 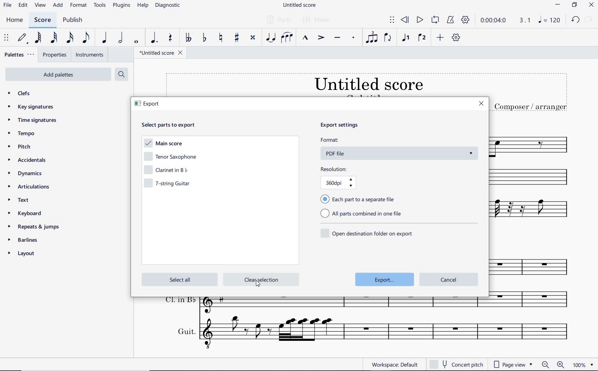 What do you see at coordinates (278, 20) in the screenshot?
I see `PARTS` at bounding box center [278, 20].